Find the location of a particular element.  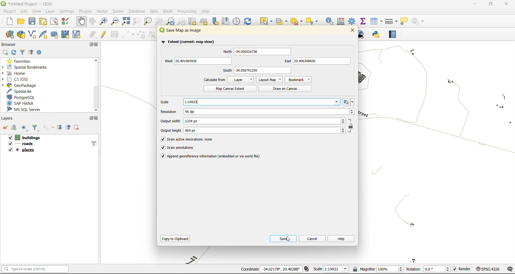

enable properties is located at coordinates (39, 52).